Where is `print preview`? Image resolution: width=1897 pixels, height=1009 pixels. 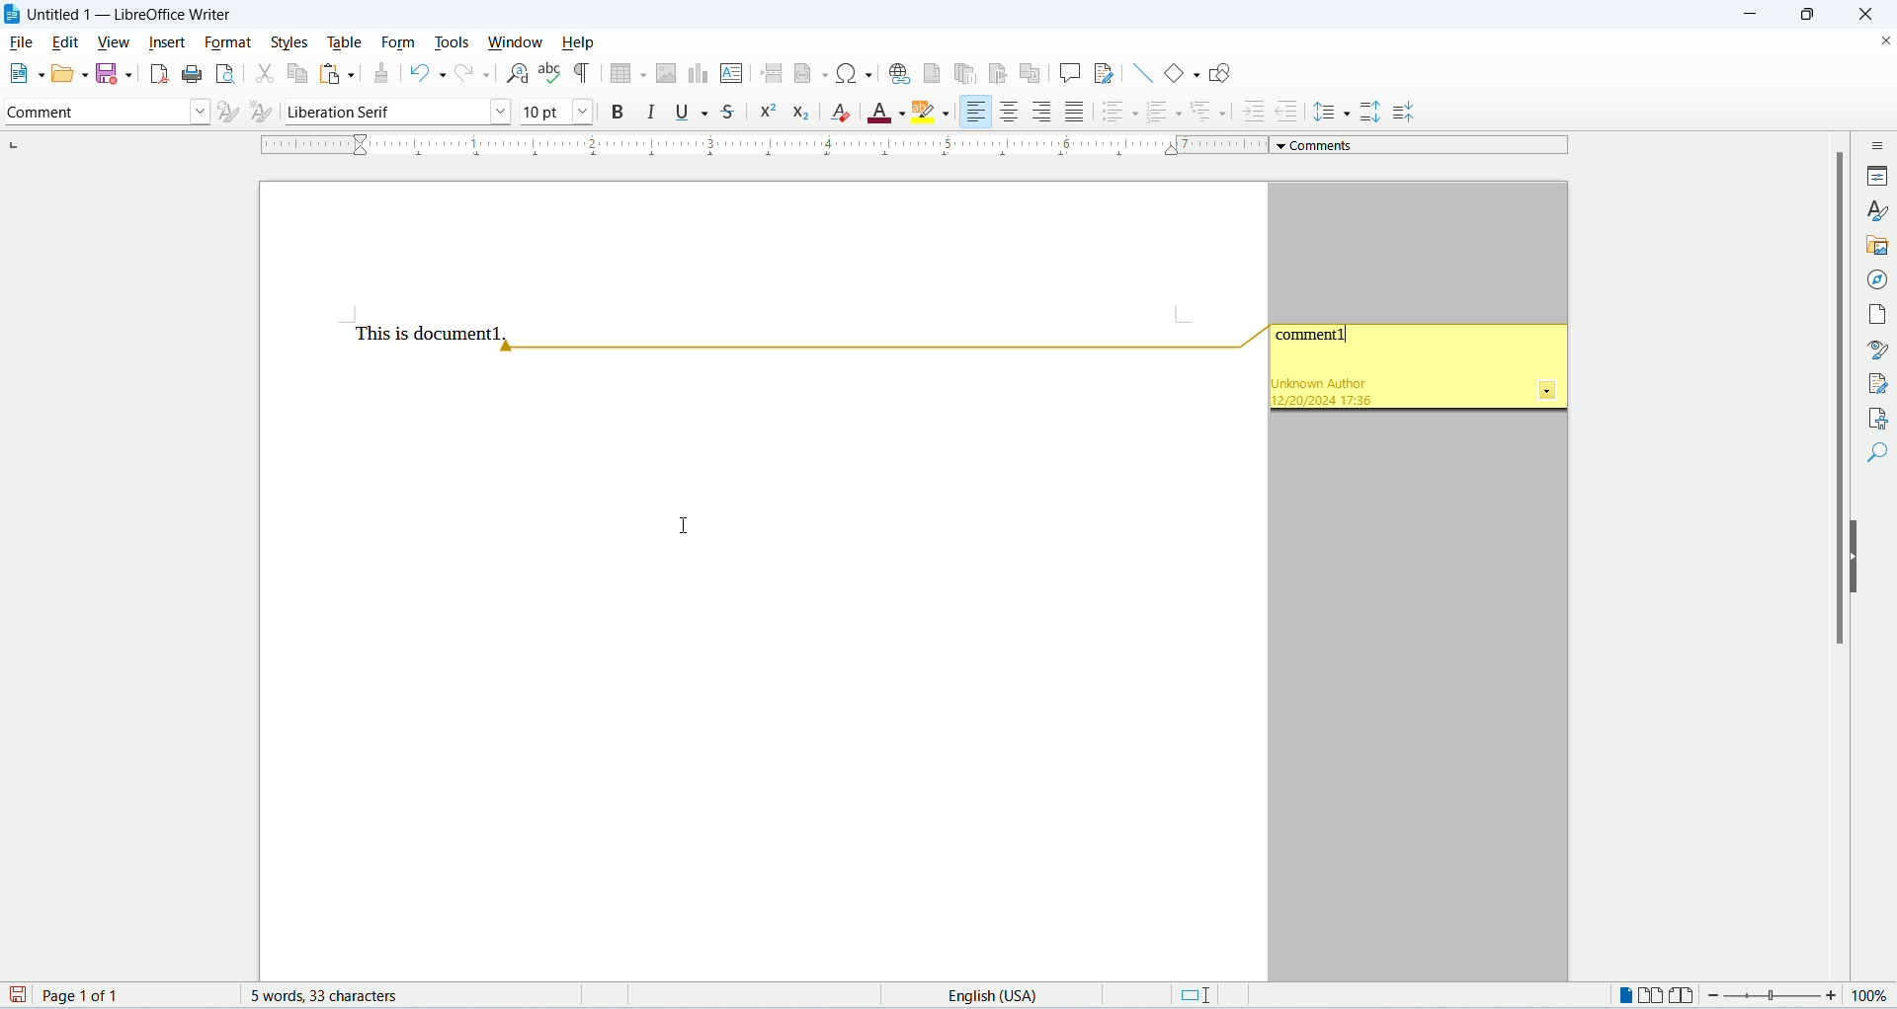 print preview is located at coordinates (222, 72).